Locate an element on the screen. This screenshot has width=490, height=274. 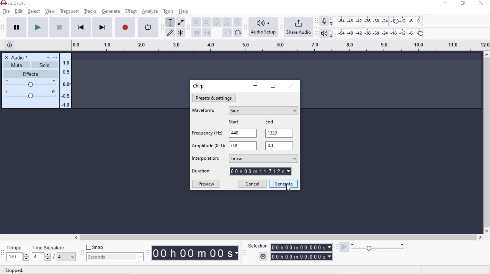
snap is located at coordinates (95, 247).